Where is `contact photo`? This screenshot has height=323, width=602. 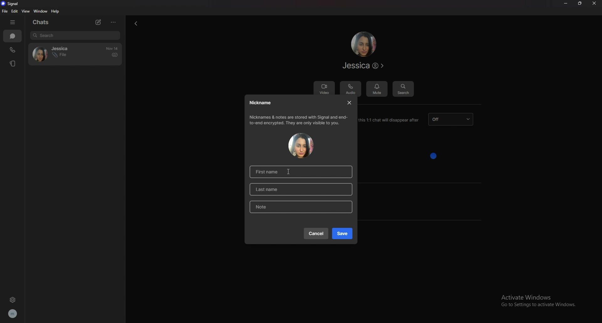
contact photo is located at coordinates (363, 44).